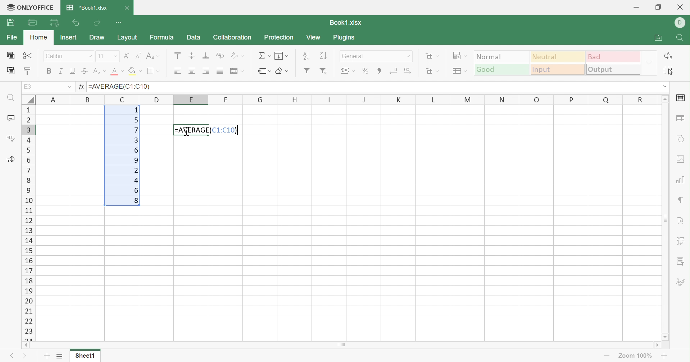 This screenshot has width=690, height=362. Describe the element at coordinates (129, 8) in the screenshot. I see `Close` at that location.